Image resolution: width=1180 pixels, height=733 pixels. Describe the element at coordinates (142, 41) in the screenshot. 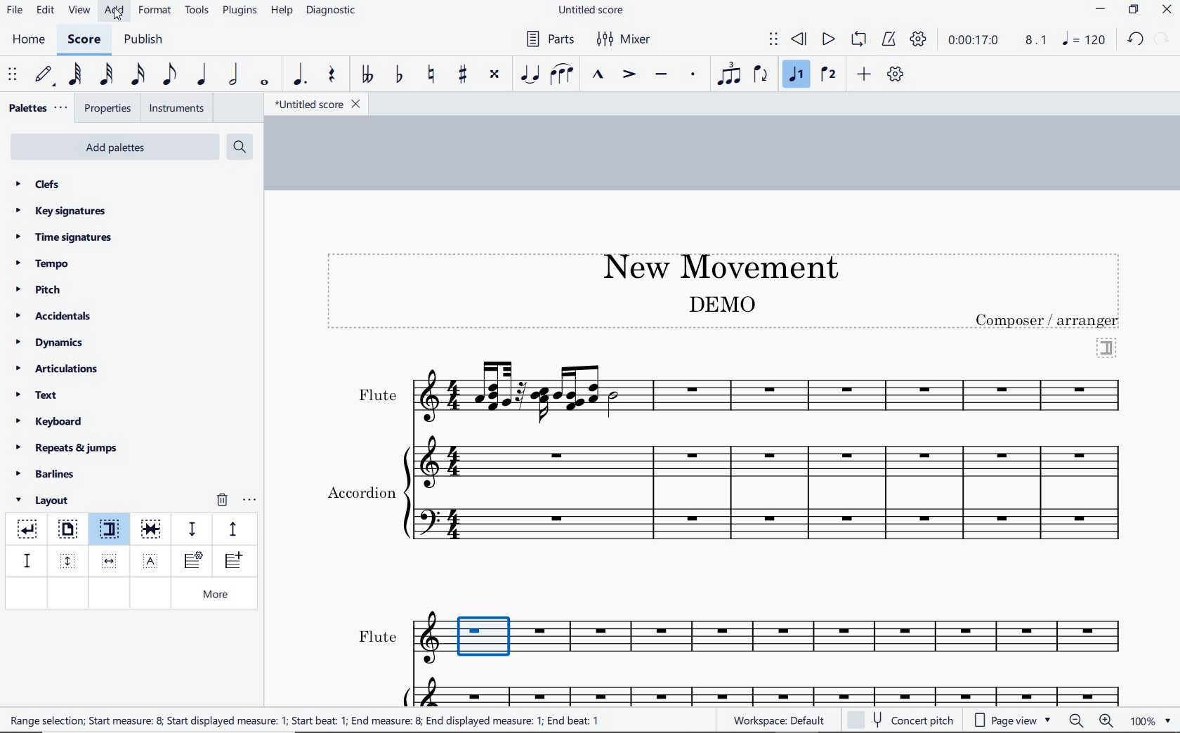

I see `publish` at that location.